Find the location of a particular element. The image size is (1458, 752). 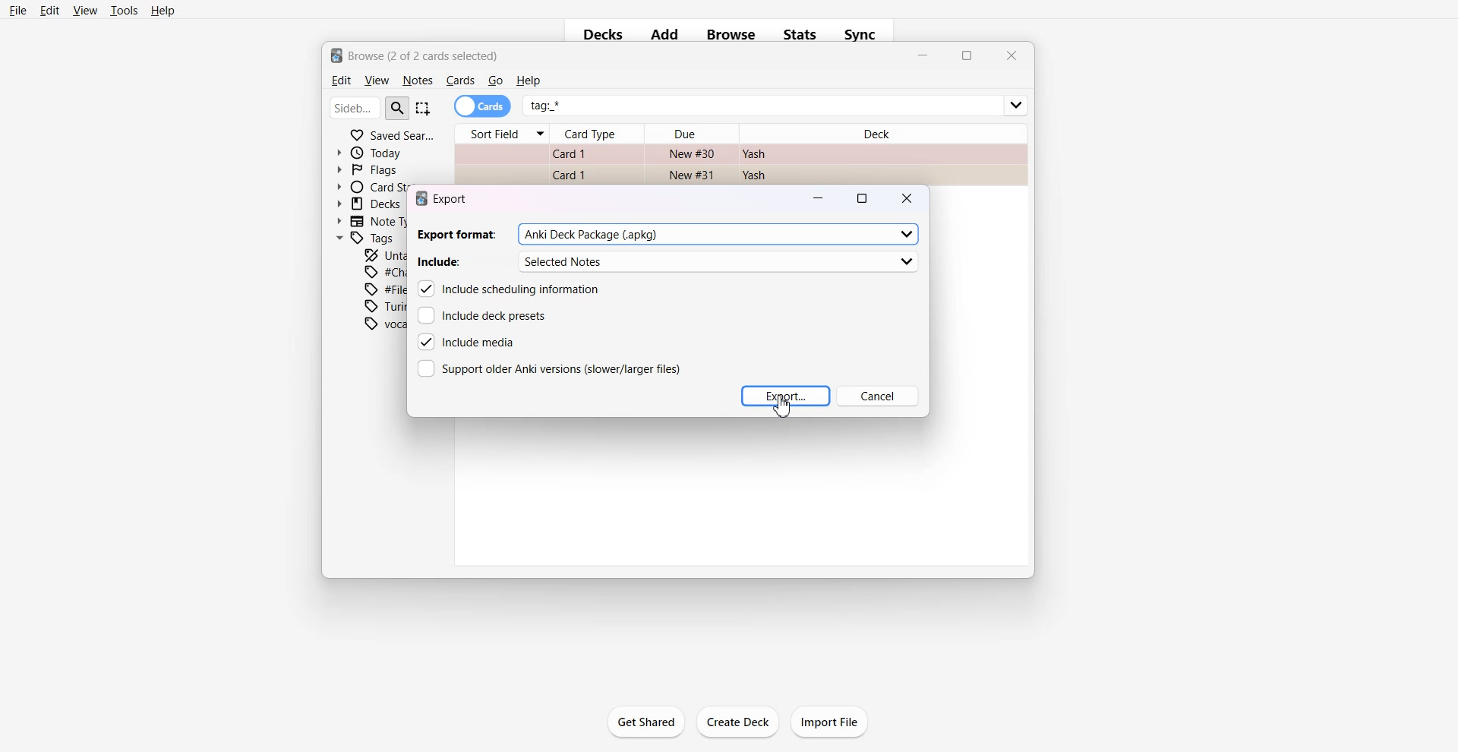

Select Item is located at coordinates (424, 108).